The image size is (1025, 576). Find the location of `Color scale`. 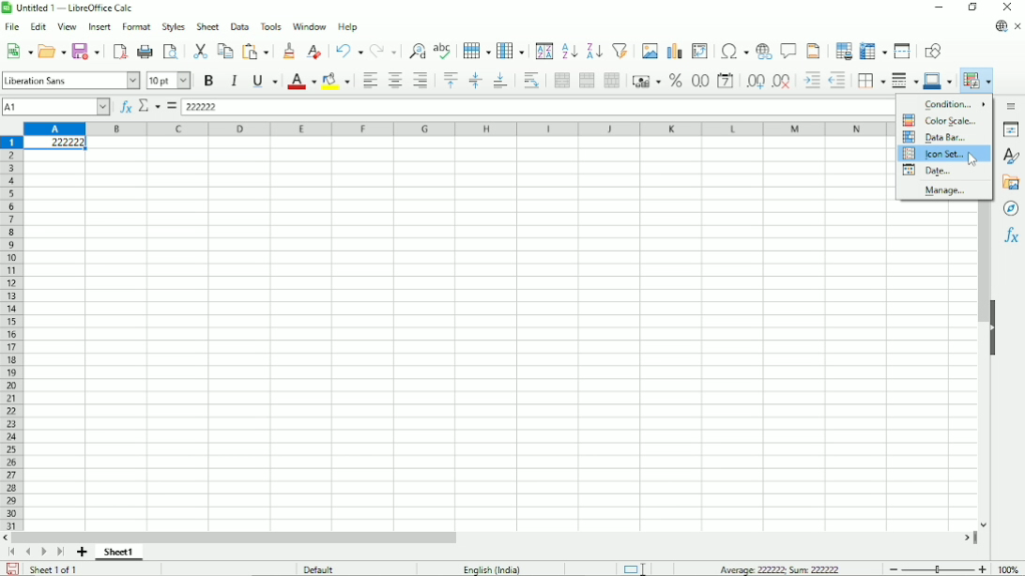

Color scale is located at coordinates (941, 121).